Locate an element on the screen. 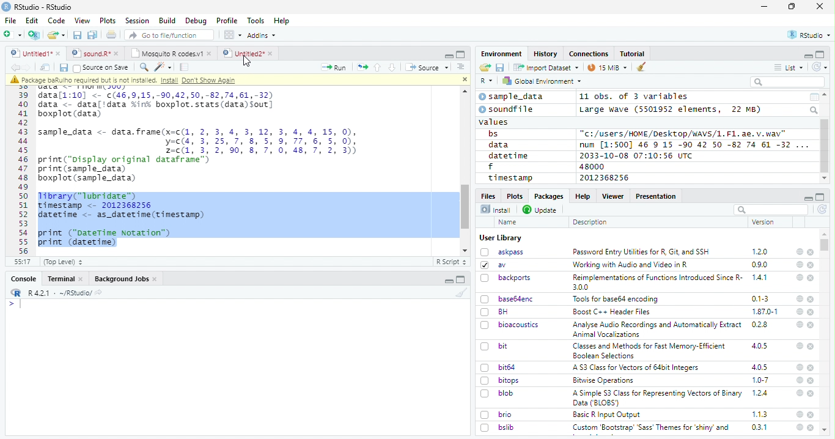 Image resolution: width=835 pixels, height=439 pixels. Session is located at coordinates (136, 21).